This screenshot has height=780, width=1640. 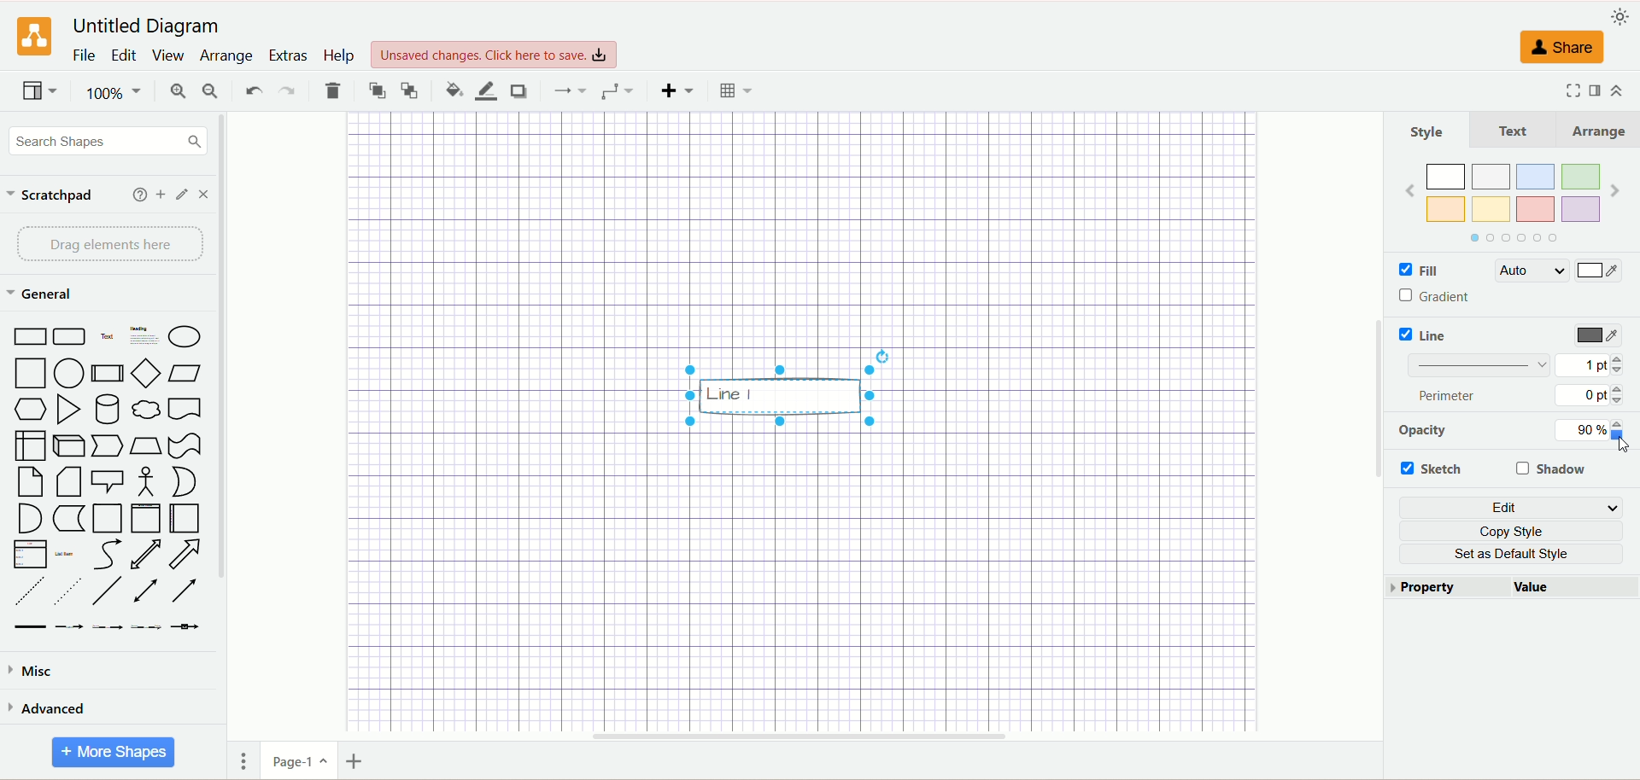 What do you see at coordinates (103, 140) in the screenshot?
I see `search shapes` at bounding box center [103, 140].